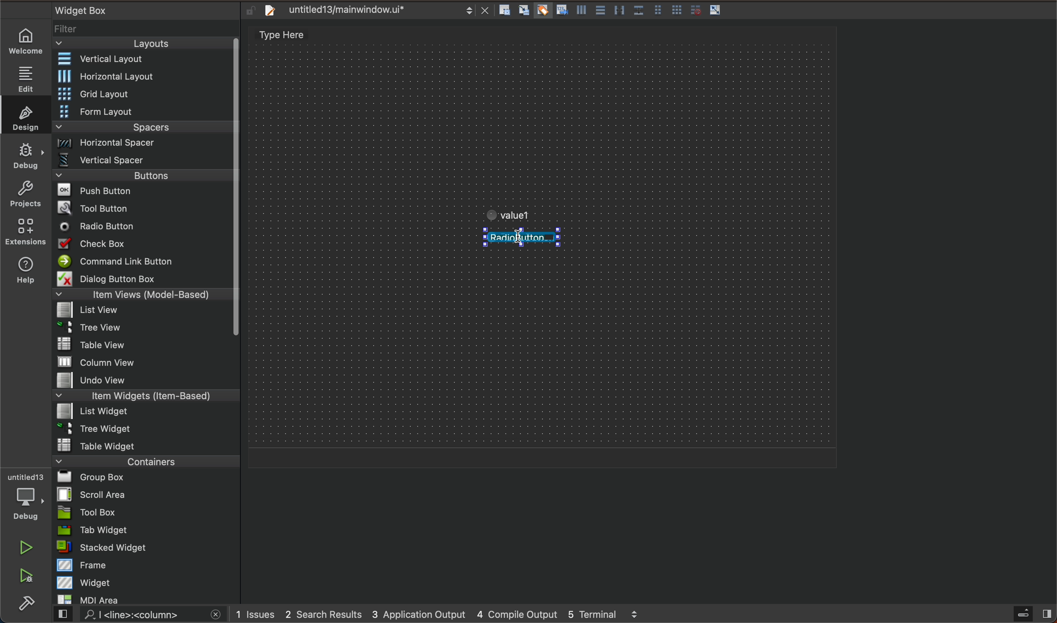 This screenshot has width=1057, height=623. What do you see at coordinates (143, 192) in the screenshot?
I see `push button` at bounding box center [143, 192].